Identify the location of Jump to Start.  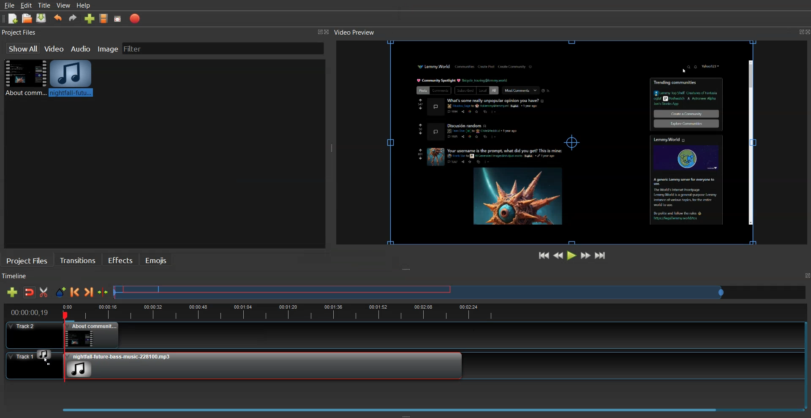
(544, 255).